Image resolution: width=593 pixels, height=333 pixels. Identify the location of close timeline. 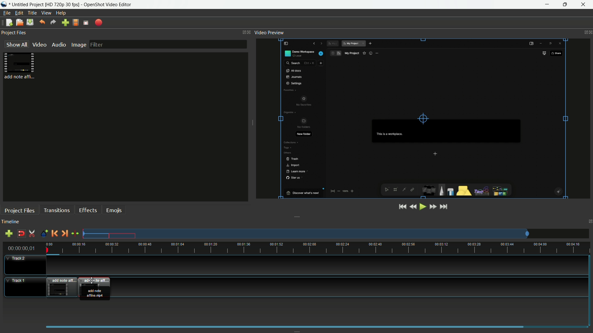
(590, 221).